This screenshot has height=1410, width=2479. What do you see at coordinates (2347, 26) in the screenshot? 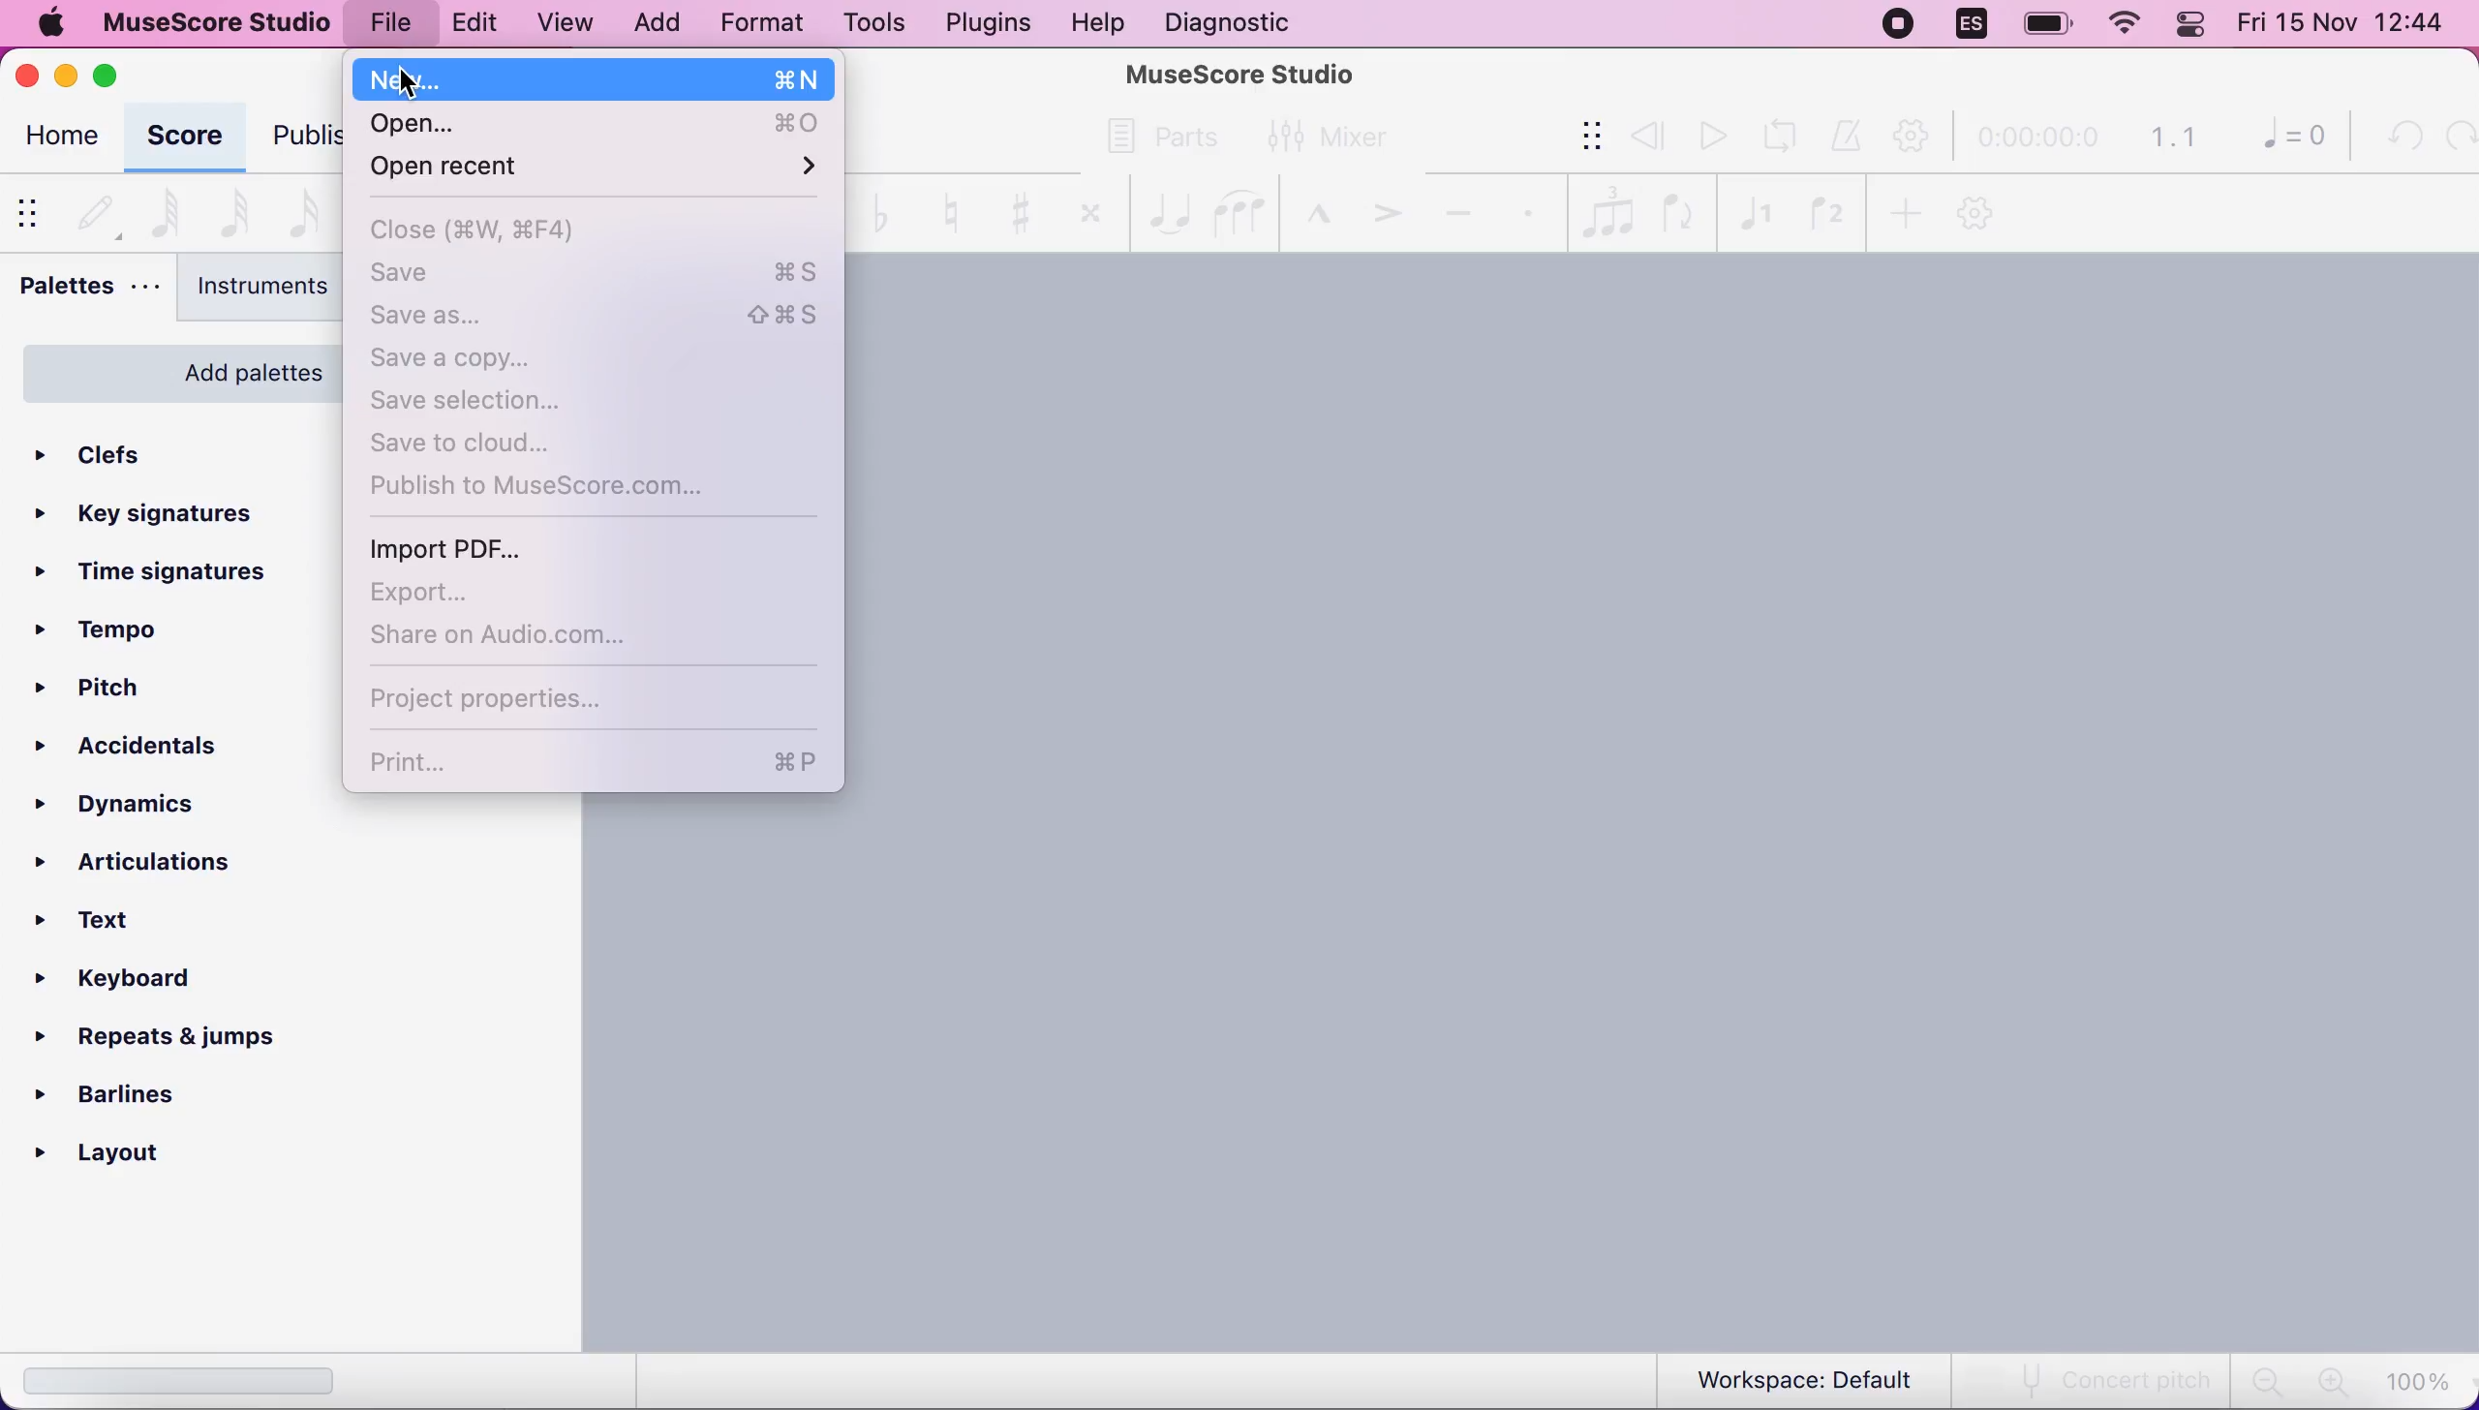
I see `Fri 15 Nov 12:44` at bounding box center [2347, 26].